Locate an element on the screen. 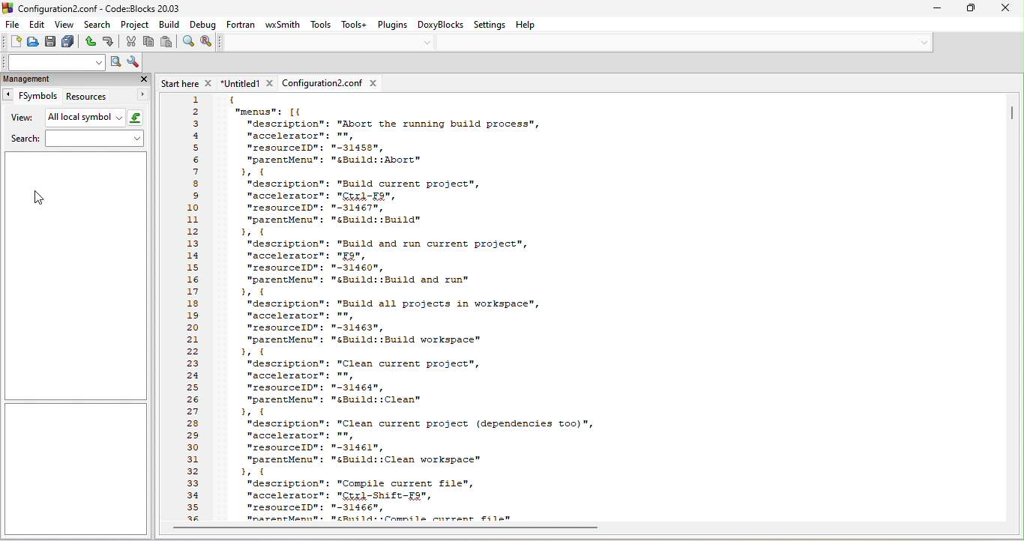 This screenshot has height=541, width=1024. find is located at coordinates (189, 43).